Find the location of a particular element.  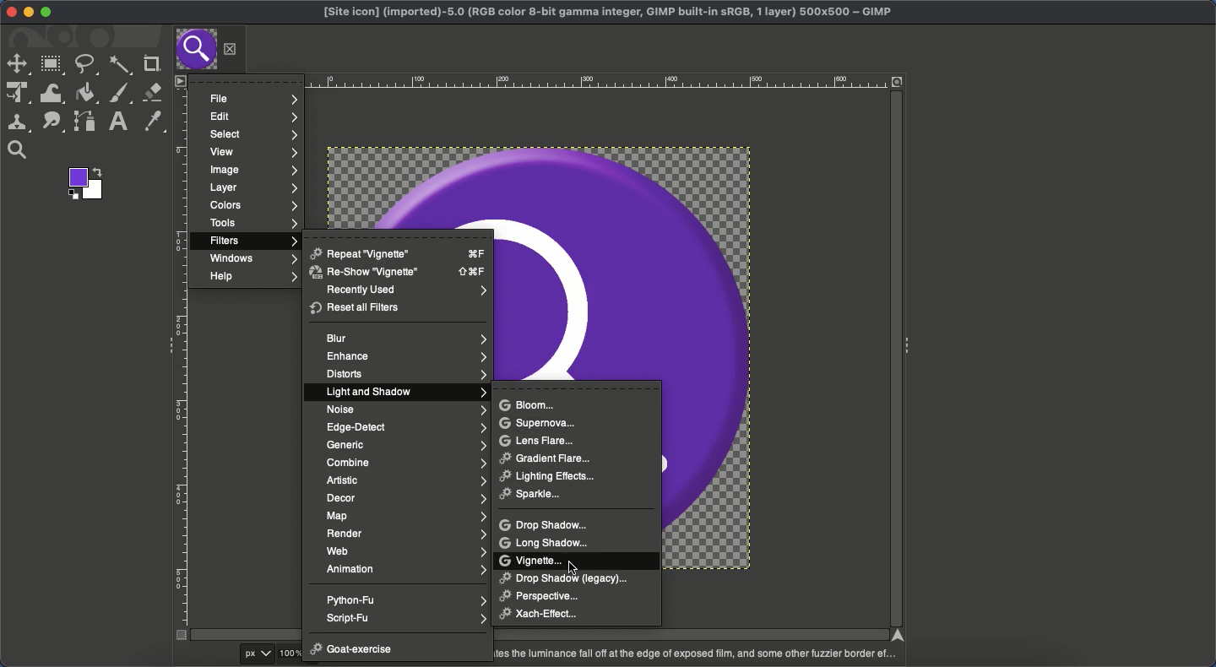

Fill color is located at coordinates (86, 93).